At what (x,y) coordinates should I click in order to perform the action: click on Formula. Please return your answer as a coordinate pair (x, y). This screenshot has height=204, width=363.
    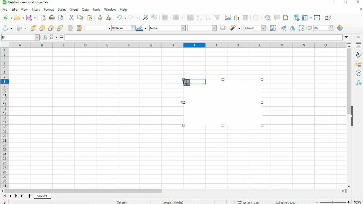
    Looking at the image, I should click on (61, 37).